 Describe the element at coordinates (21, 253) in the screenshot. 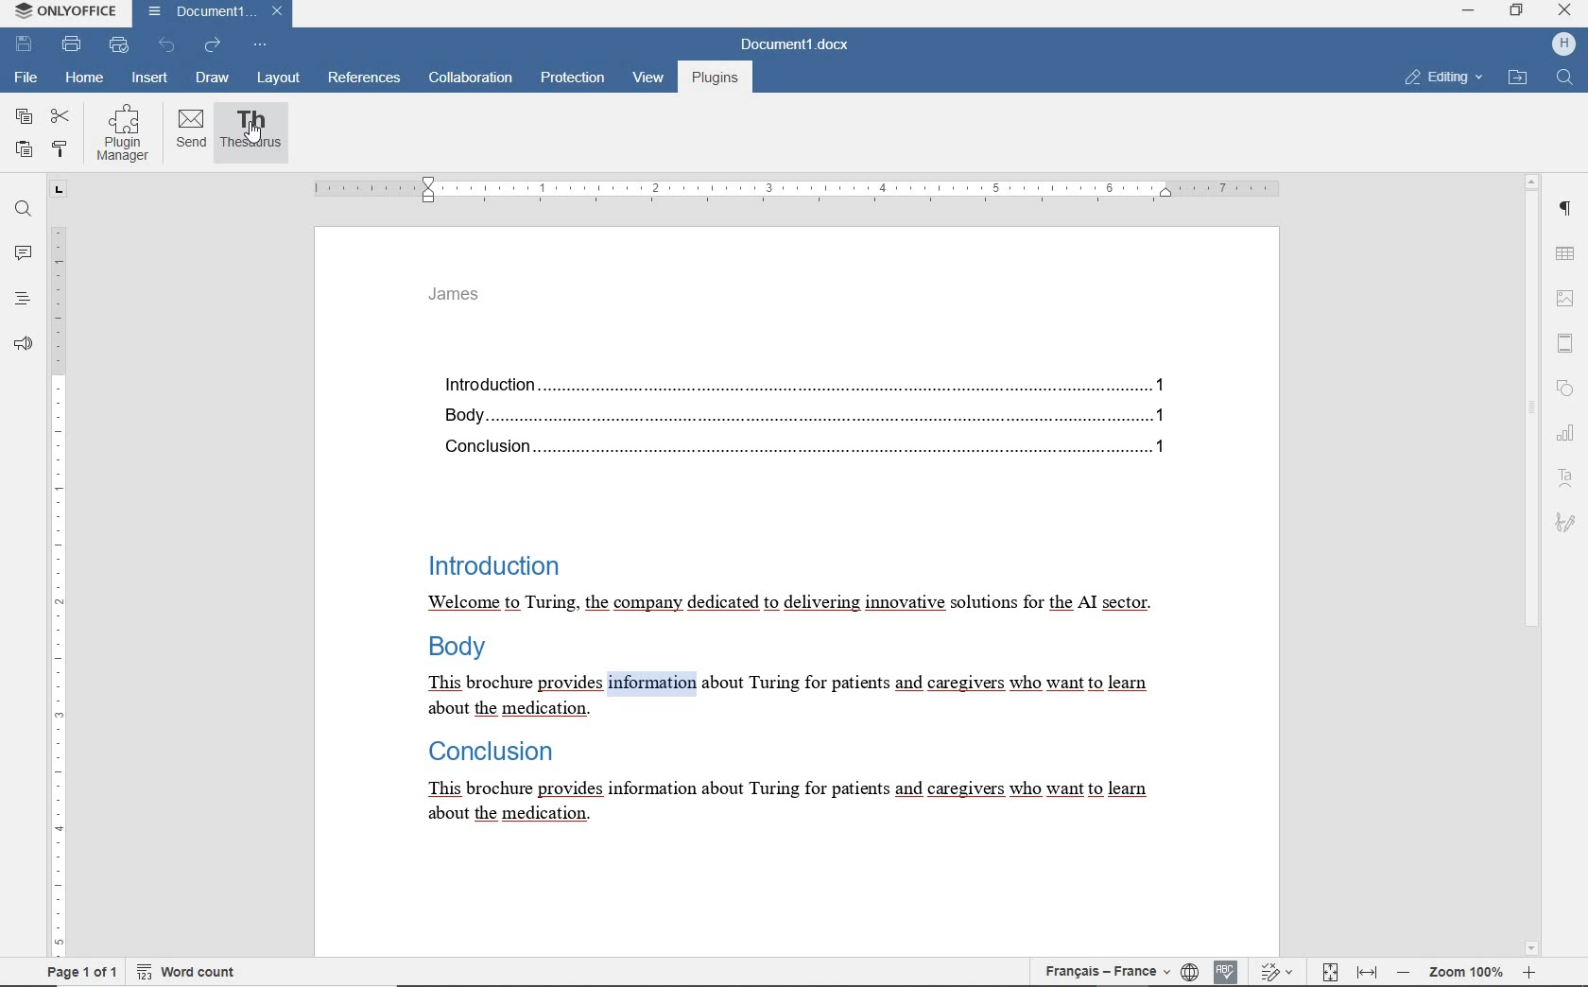

I see `COMMENTS` at that location.